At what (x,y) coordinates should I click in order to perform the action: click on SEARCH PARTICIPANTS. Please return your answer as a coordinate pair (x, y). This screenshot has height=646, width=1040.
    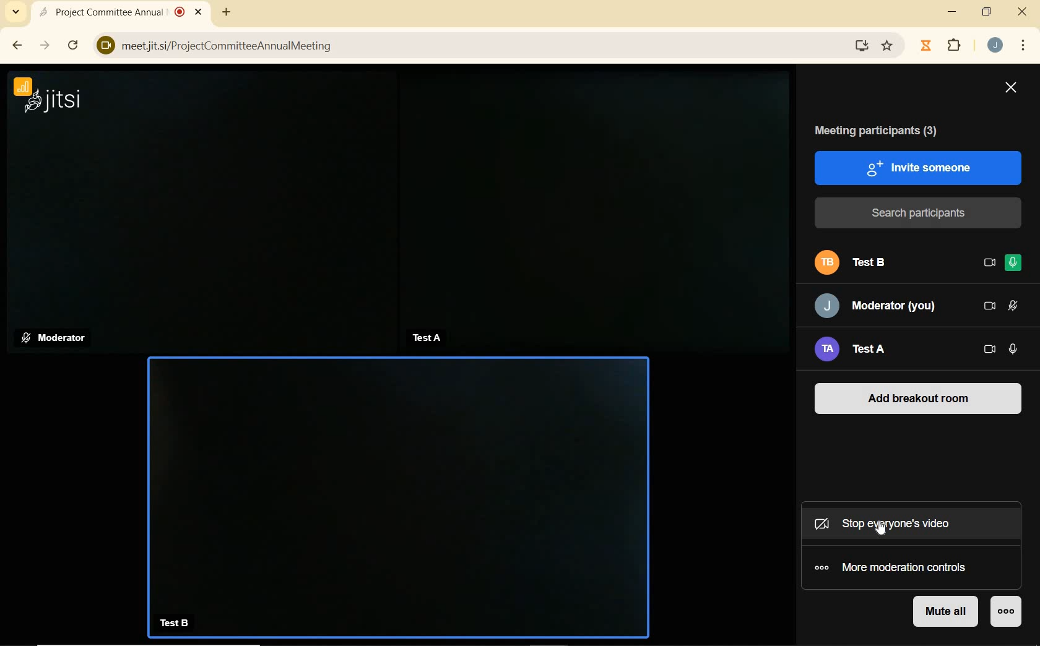
    Looking at the image, I should click on (919, 213).